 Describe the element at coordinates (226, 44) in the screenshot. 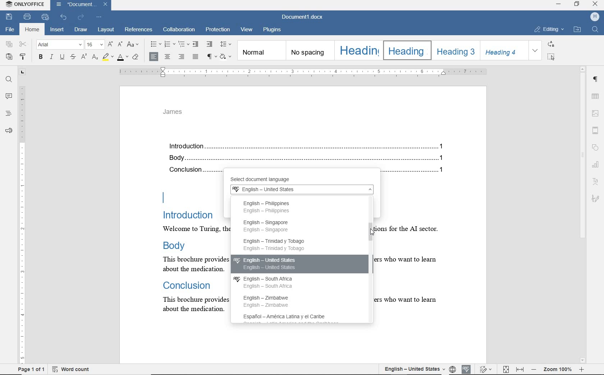

I see `paragraph line spacing` at that location.